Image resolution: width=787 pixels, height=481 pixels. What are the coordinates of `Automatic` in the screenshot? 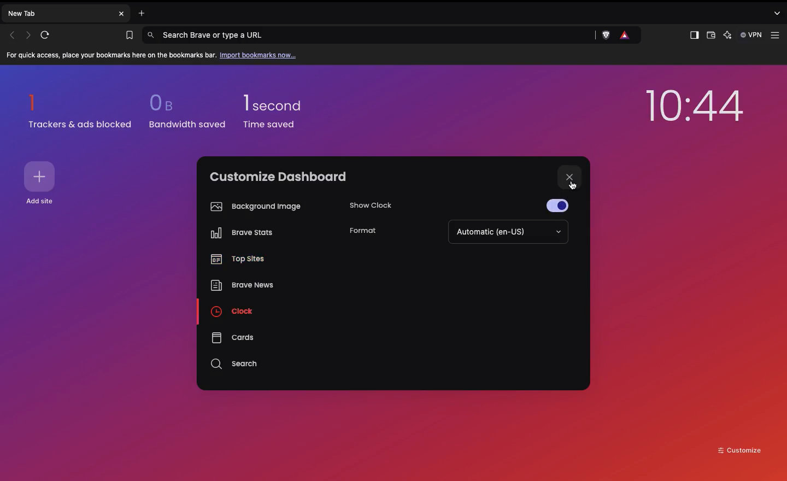 It's located at (508, 232).